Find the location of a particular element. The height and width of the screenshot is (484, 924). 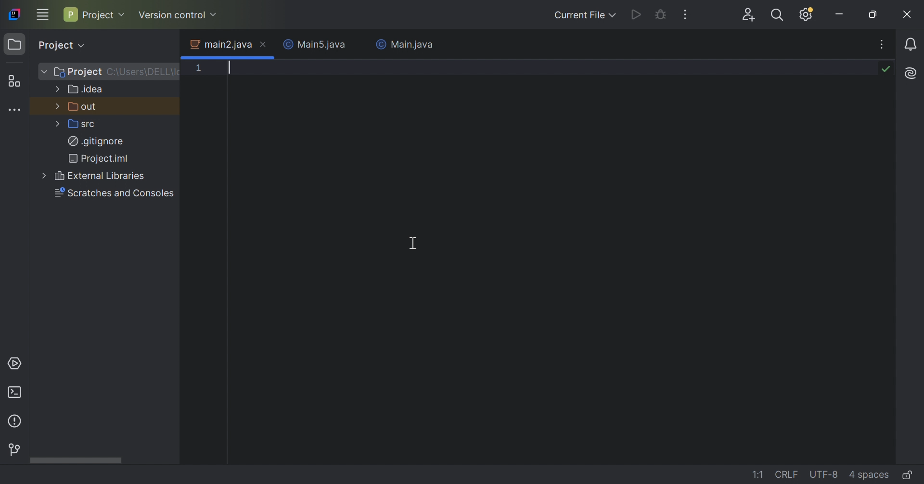

Project is located at coordinates (78, 72).